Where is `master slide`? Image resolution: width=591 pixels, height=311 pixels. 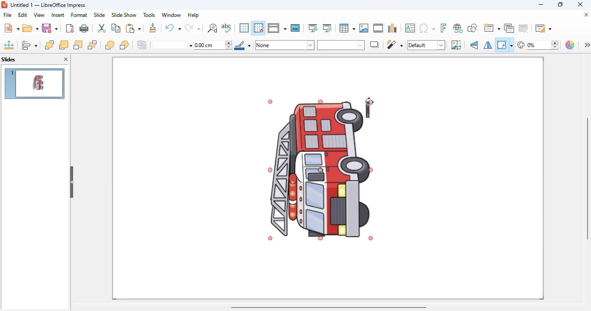
master slide is located at coordinates (295, 28).